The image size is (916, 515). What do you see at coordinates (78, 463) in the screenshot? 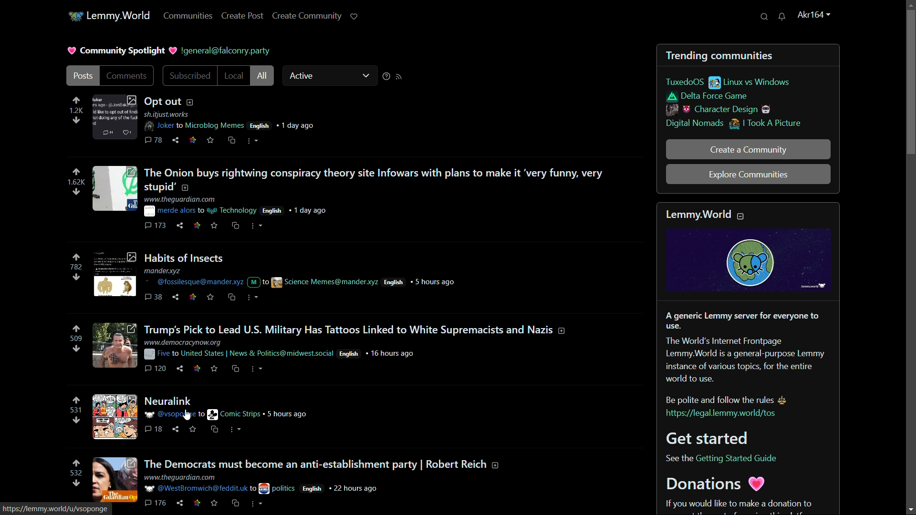
I see `upvote` at bounding box center [78, 463].